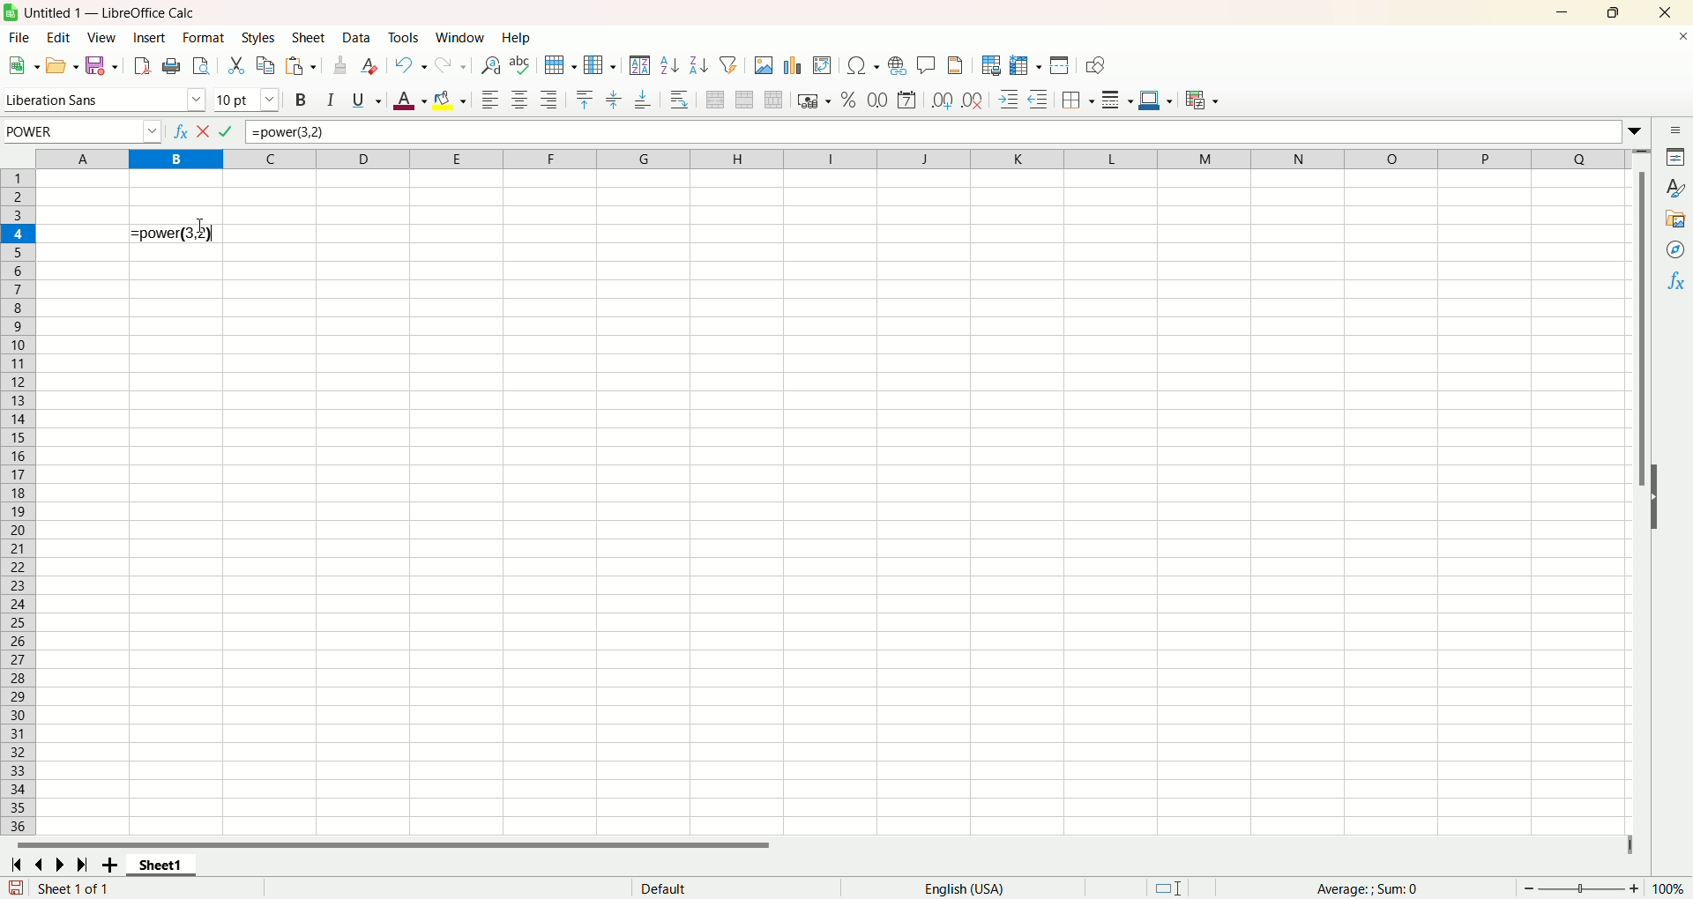  I want to click on previous sheet, so click(42, 865).